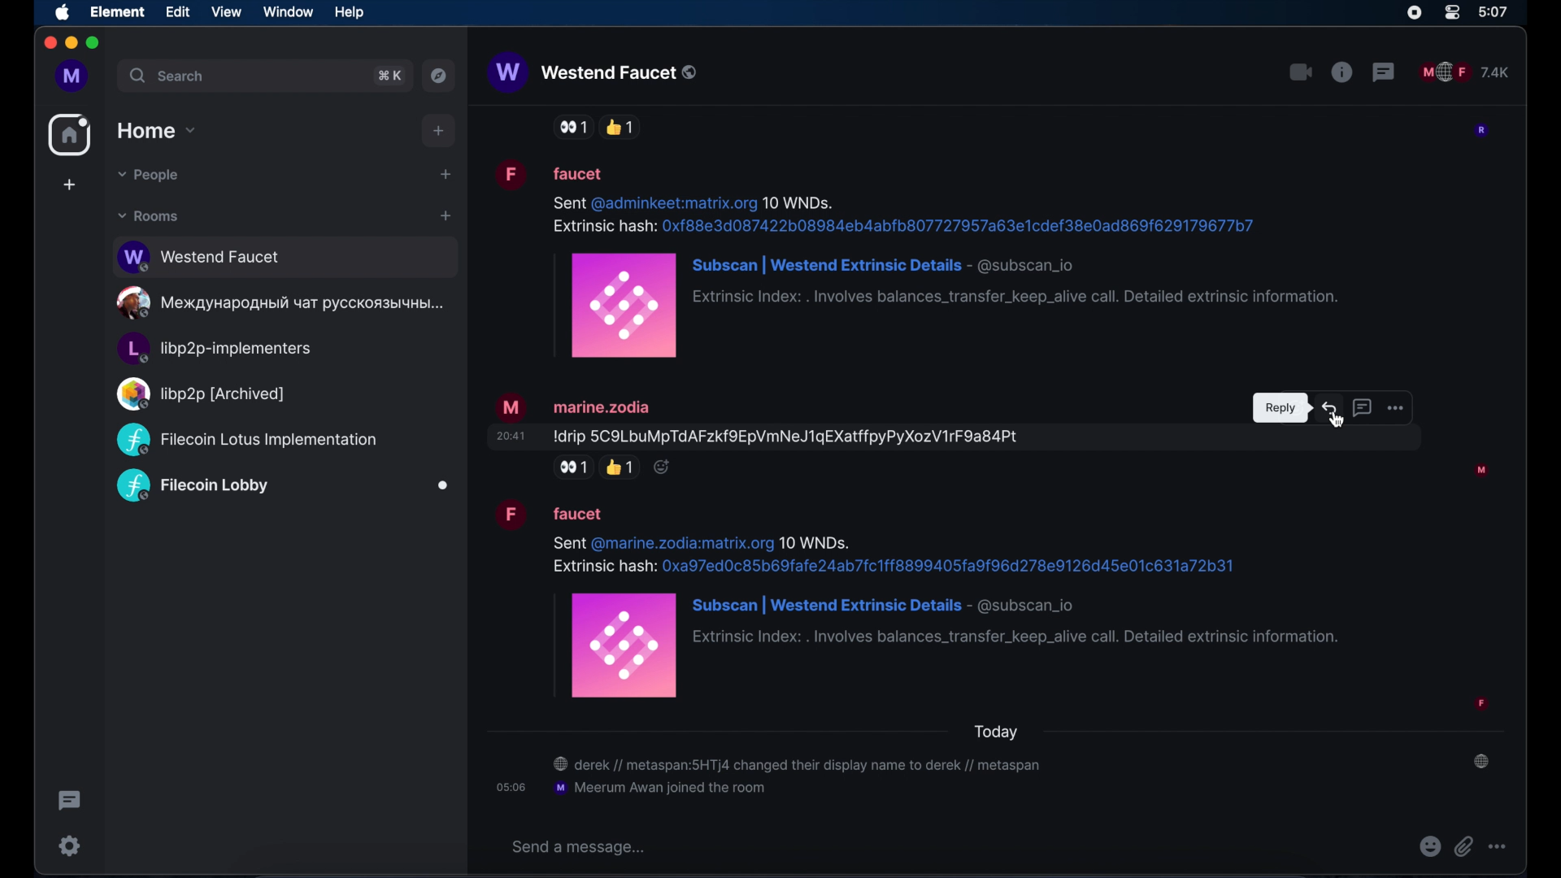 This screenshot has width=1561, height=878. I want to click on settings, so click(70, 845).